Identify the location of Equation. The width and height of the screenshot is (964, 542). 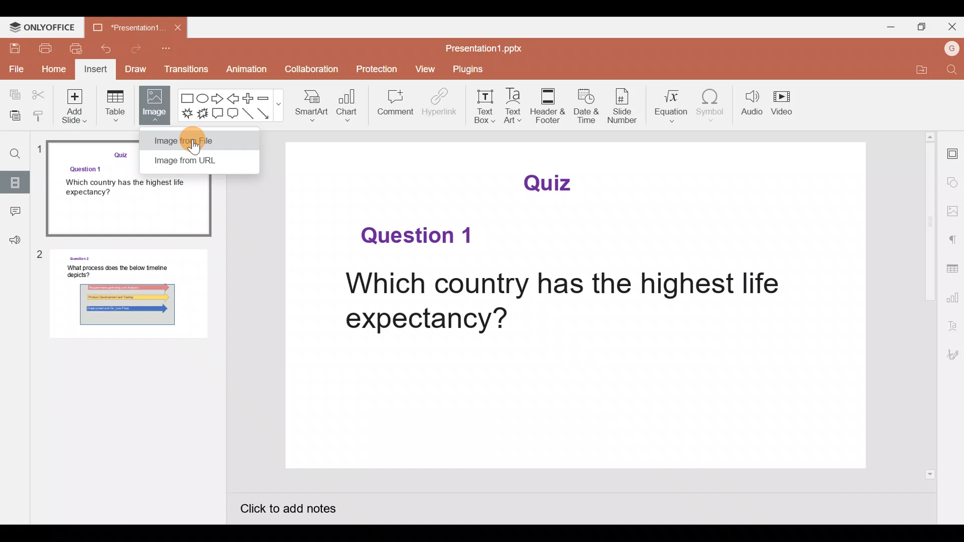
(672, 106).